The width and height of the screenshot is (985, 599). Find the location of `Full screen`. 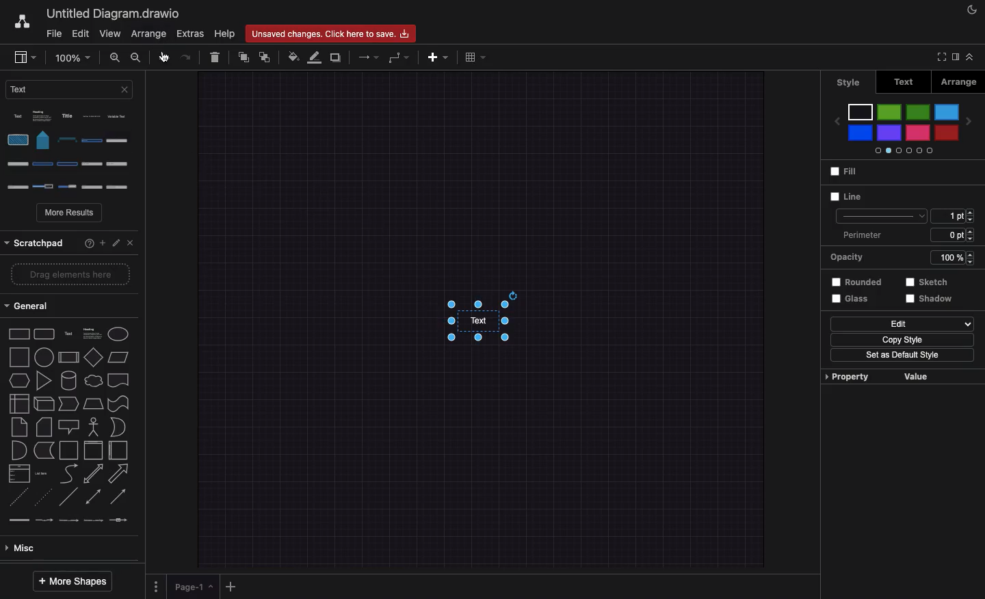

Full screen is located at coordinates (939, 57).